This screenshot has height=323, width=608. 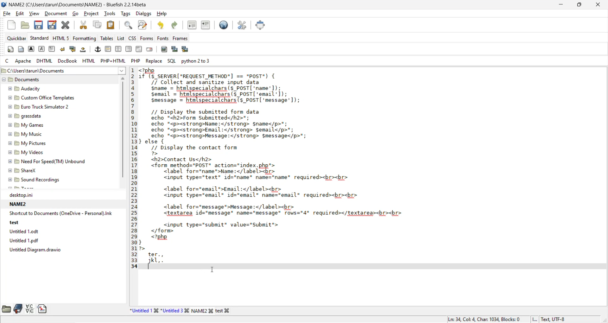 What do you see at coordinates (8, 61) in the screenshot?
I see `c` at bounding box center [8, 61].